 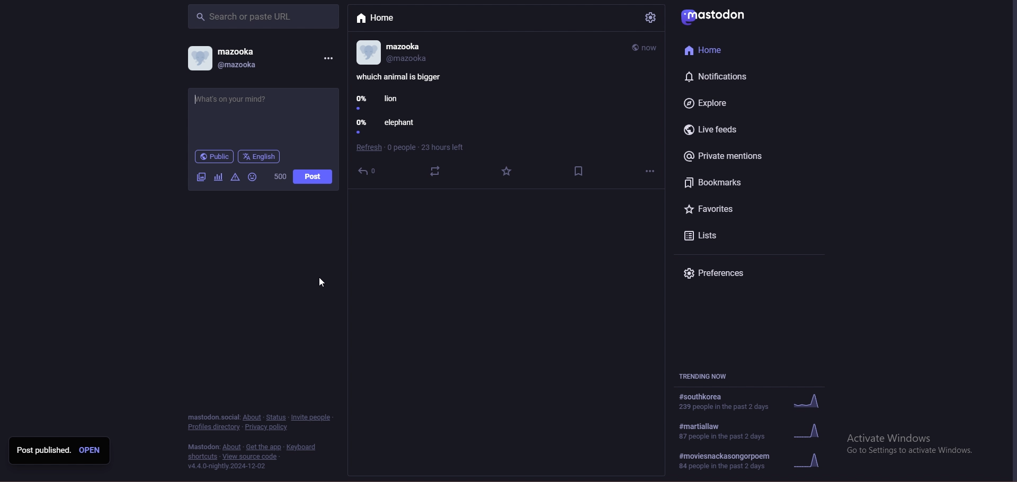 What do you see at coordinates (438, 171) in the screenshot?
I see `boost` at bounding box center [438, 171].